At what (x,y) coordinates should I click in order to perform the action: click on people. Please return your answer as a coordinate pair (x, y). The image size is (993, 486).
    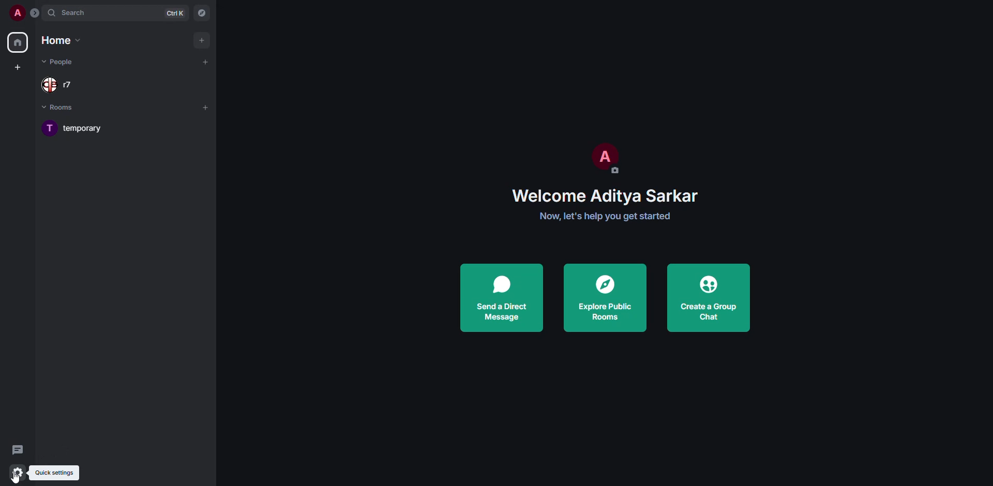
    Looking at the image, I should click on (62, 62).